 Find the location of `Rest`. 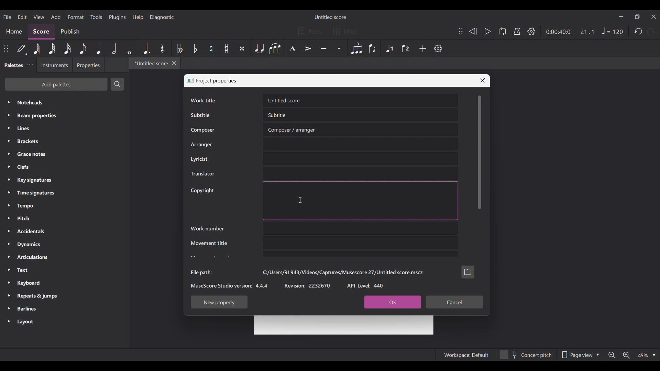

Rest is located at coordinates (163, 48).